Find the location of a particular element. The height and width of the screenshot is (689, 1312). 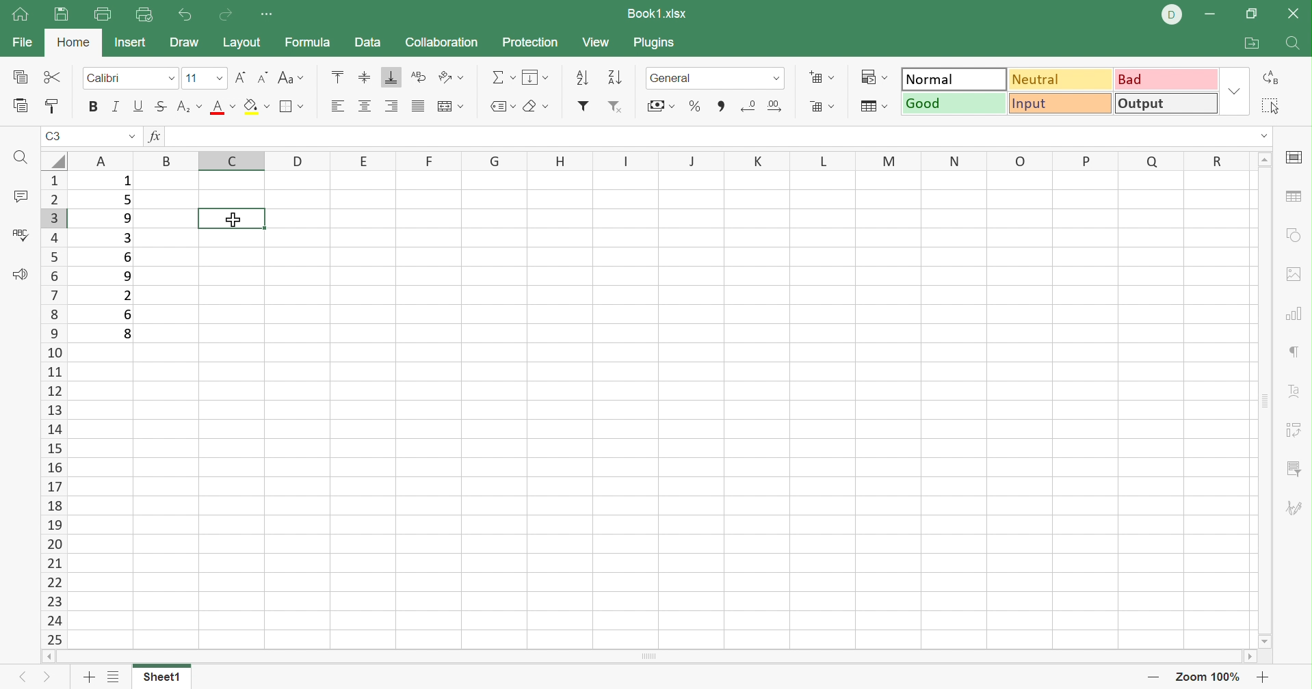

Output is located at coordinates (1166, 104).